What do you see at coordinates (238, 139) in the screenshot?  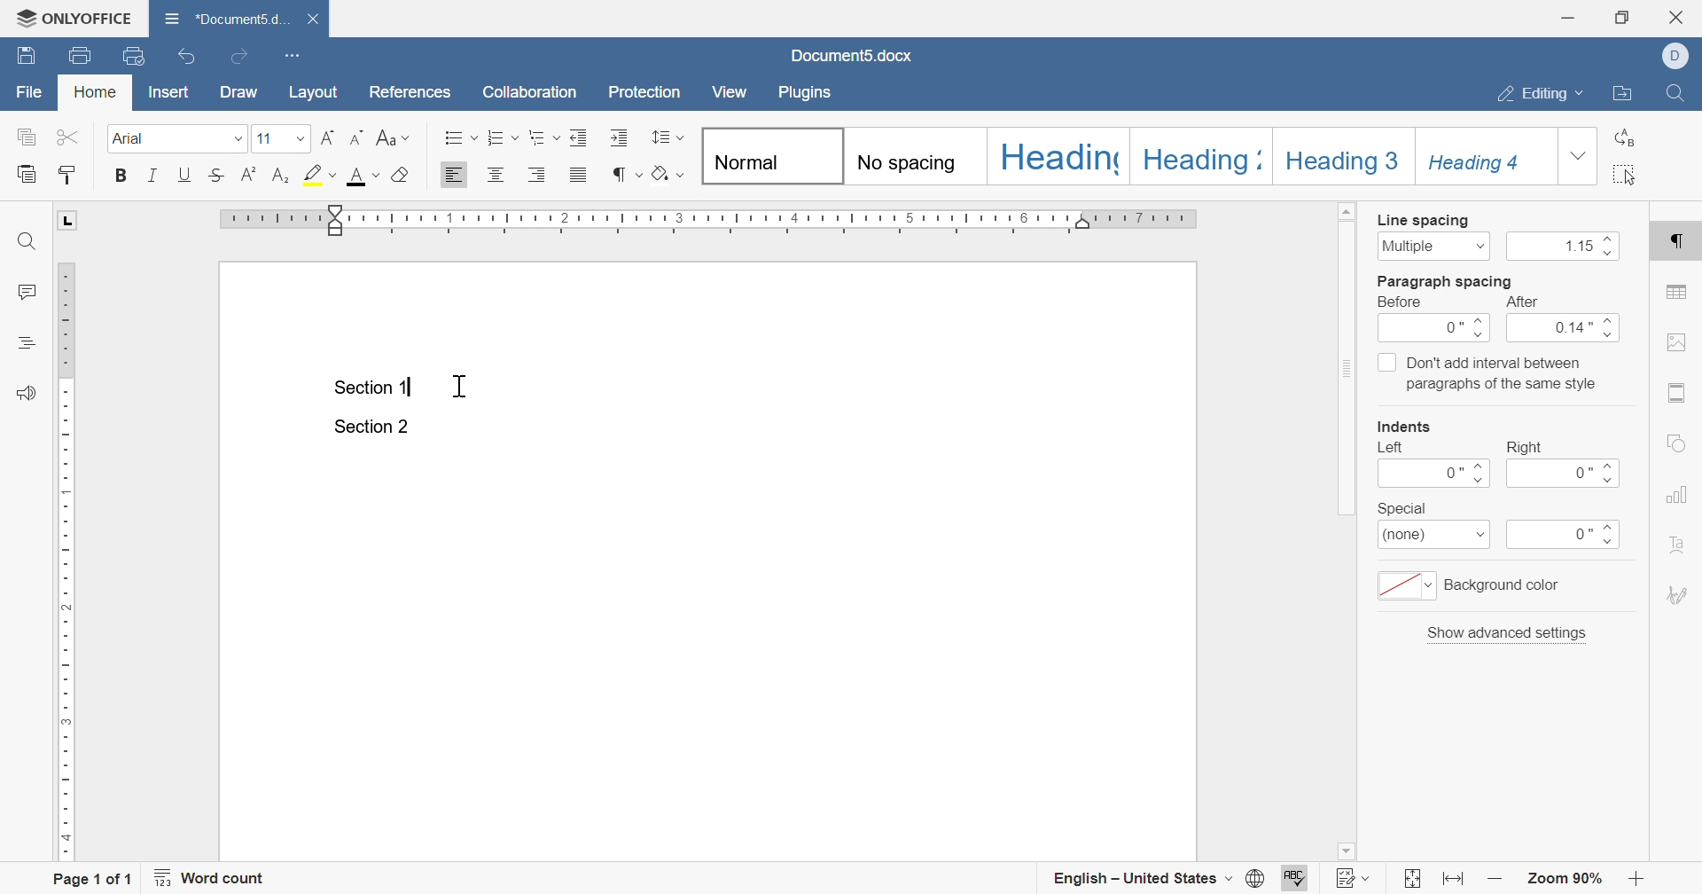 I see `drop down` at bounding box center [238, 139].